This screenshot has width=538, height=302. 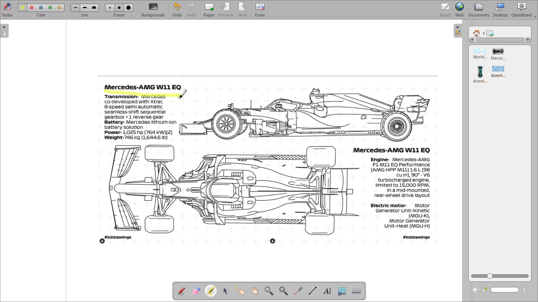 What do you see at coordinates (490, 32) in the screenshot?
I see `pictures` at bounding box center [490, 32].